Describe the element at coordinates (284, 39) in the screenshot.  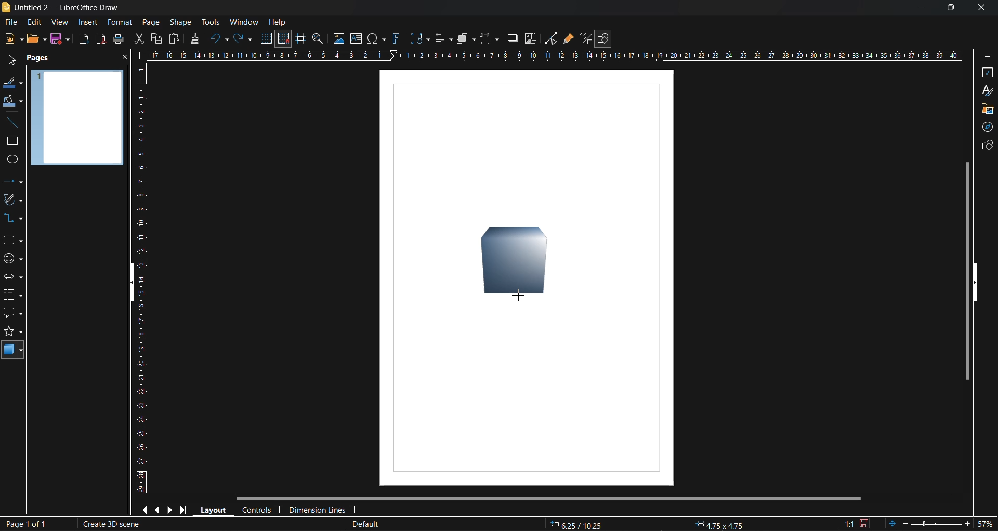
I see `snap to grid` at that location.